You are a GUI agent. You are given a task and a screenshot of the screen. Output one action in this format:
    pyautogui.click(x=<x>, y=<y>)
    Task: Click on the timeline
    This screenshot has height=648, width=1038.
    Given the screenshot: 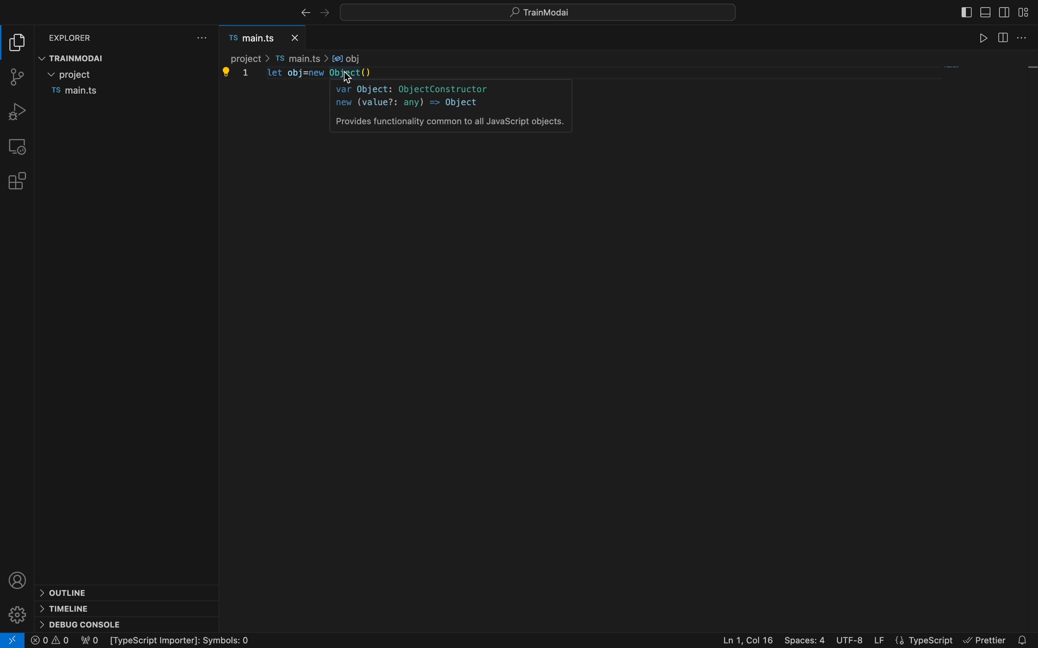 What is the action you would take?
    pyautogui.click(x=69, y=608)
    